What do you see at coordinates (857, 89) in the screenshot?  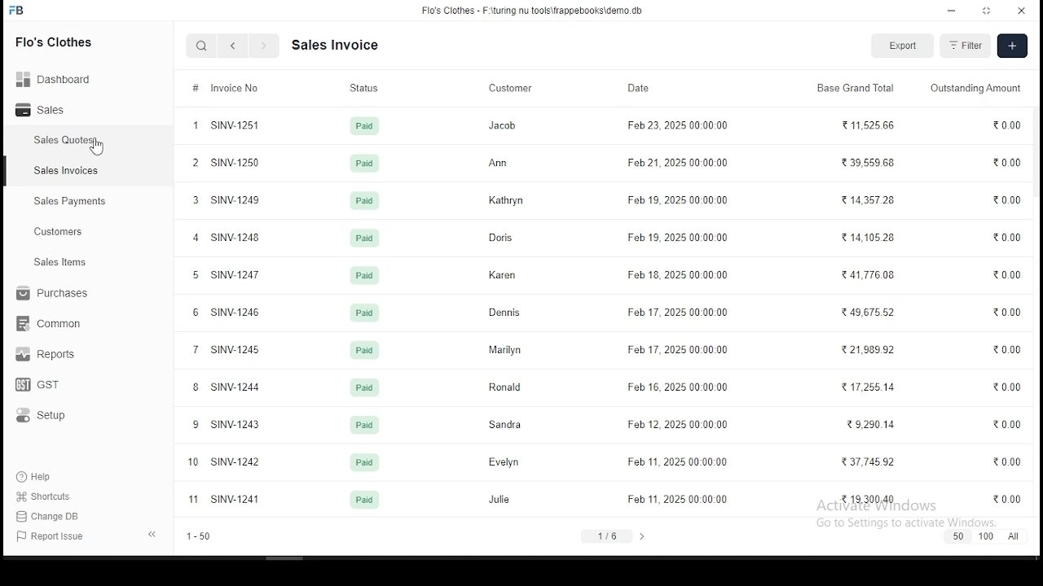 I see `base grand total` at bounding box center [857, 89].